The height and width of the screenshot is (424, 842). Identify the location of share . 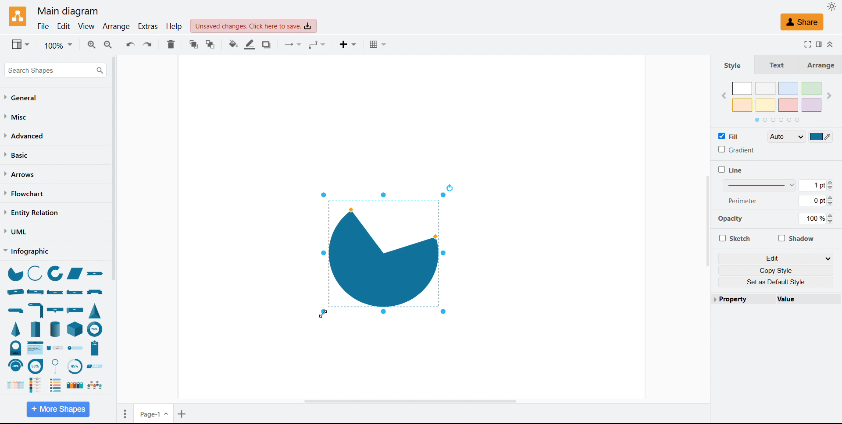
(802, 22).